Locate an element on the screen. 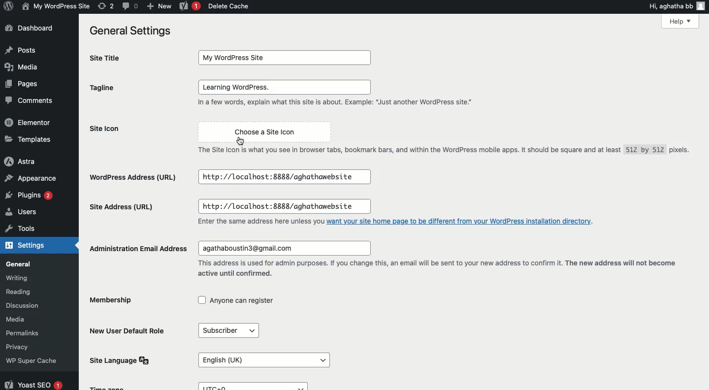 This screenshot has width=709, height=390. Appearance is located at coordinates (30, 178).